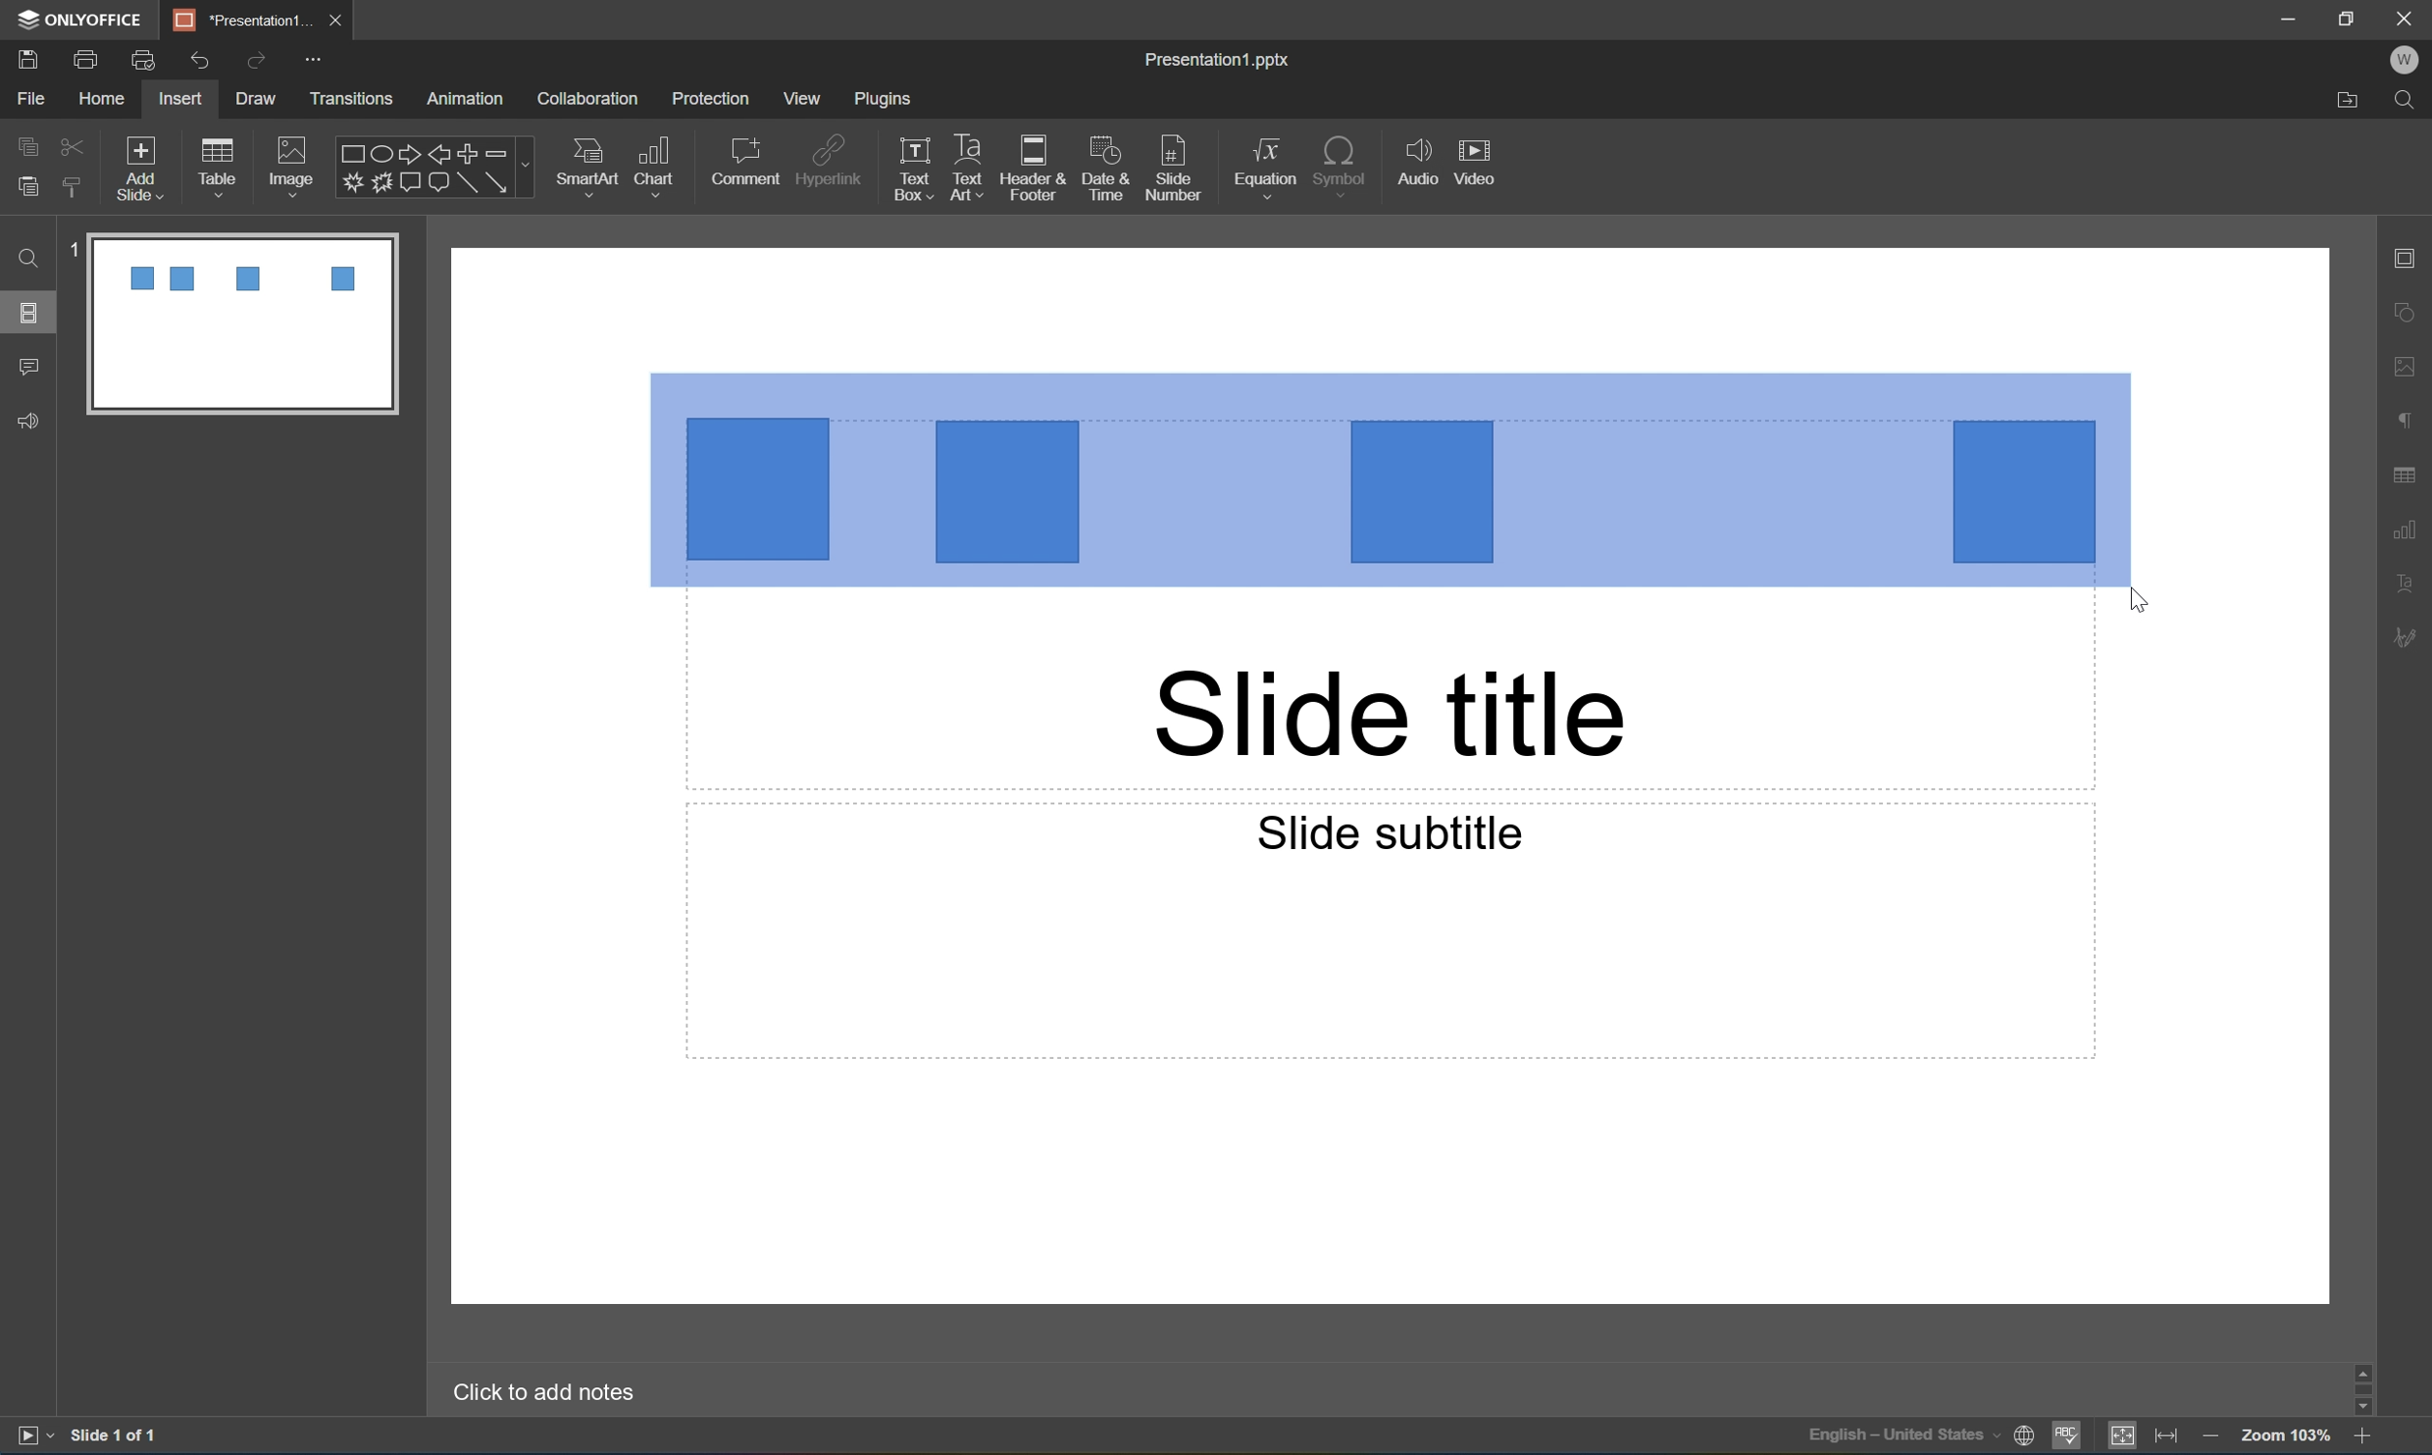 The width and height of the screenshot is (2432, 1455). What do you see at coordinates (30, 188) in the screenshot?
I see `paste` at bounding box center [30, 188].